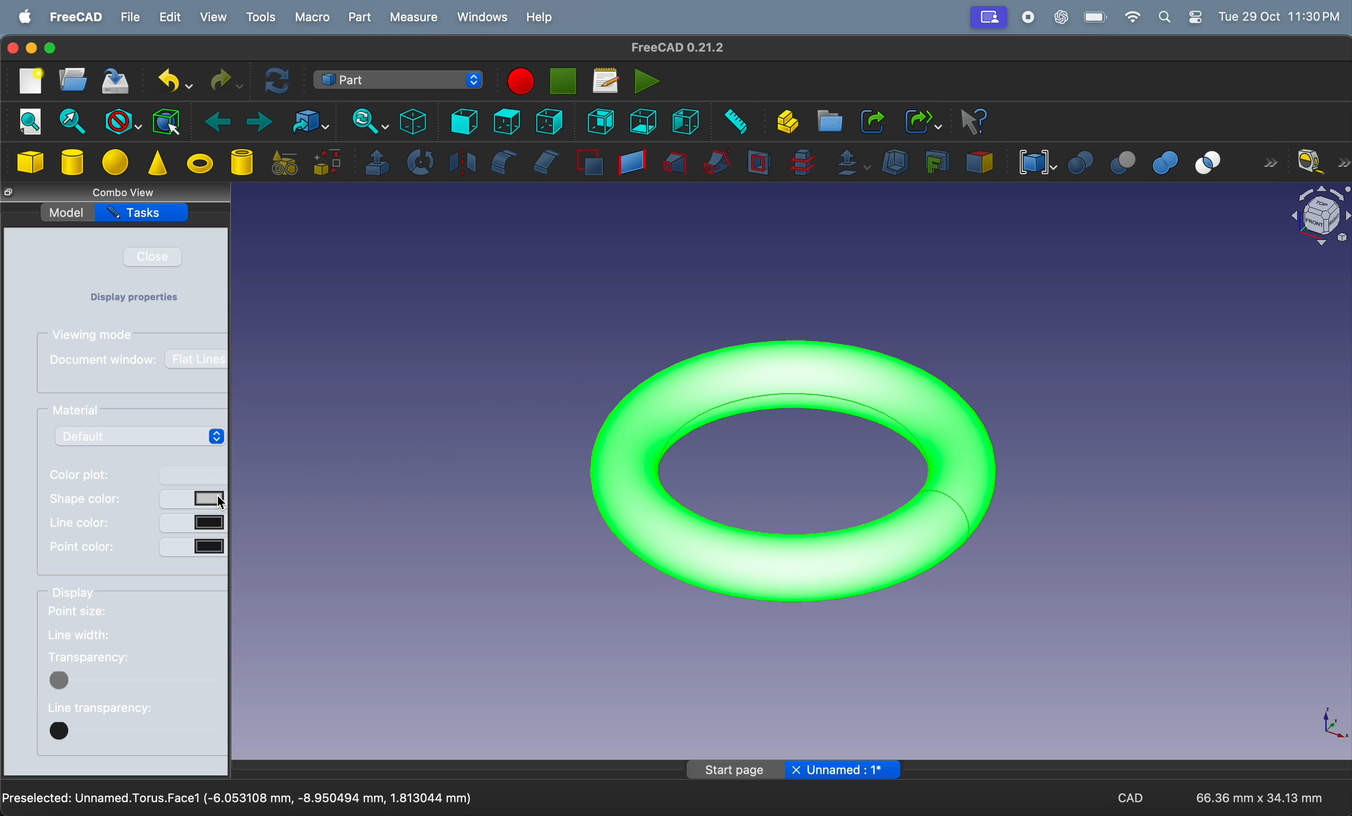  Describe the element at coordinates (632, 162) in the screenshot. I see `create ruled surface` at that location.